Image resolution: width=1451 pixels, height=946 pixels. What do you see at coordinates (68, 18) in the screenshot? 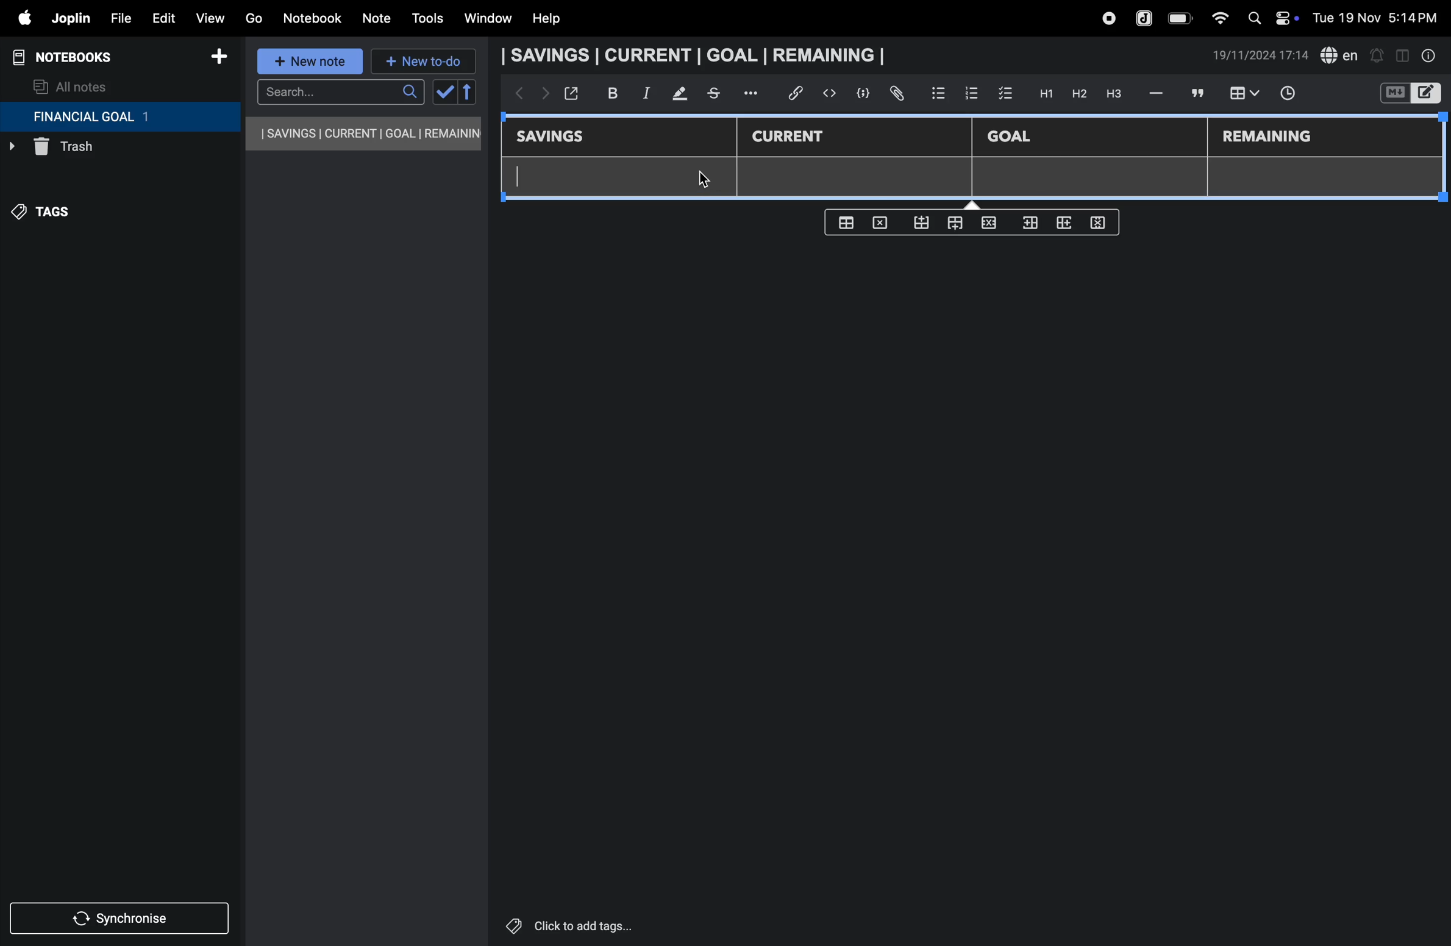
I see `joplin menu` at bounding box center [68, 18].